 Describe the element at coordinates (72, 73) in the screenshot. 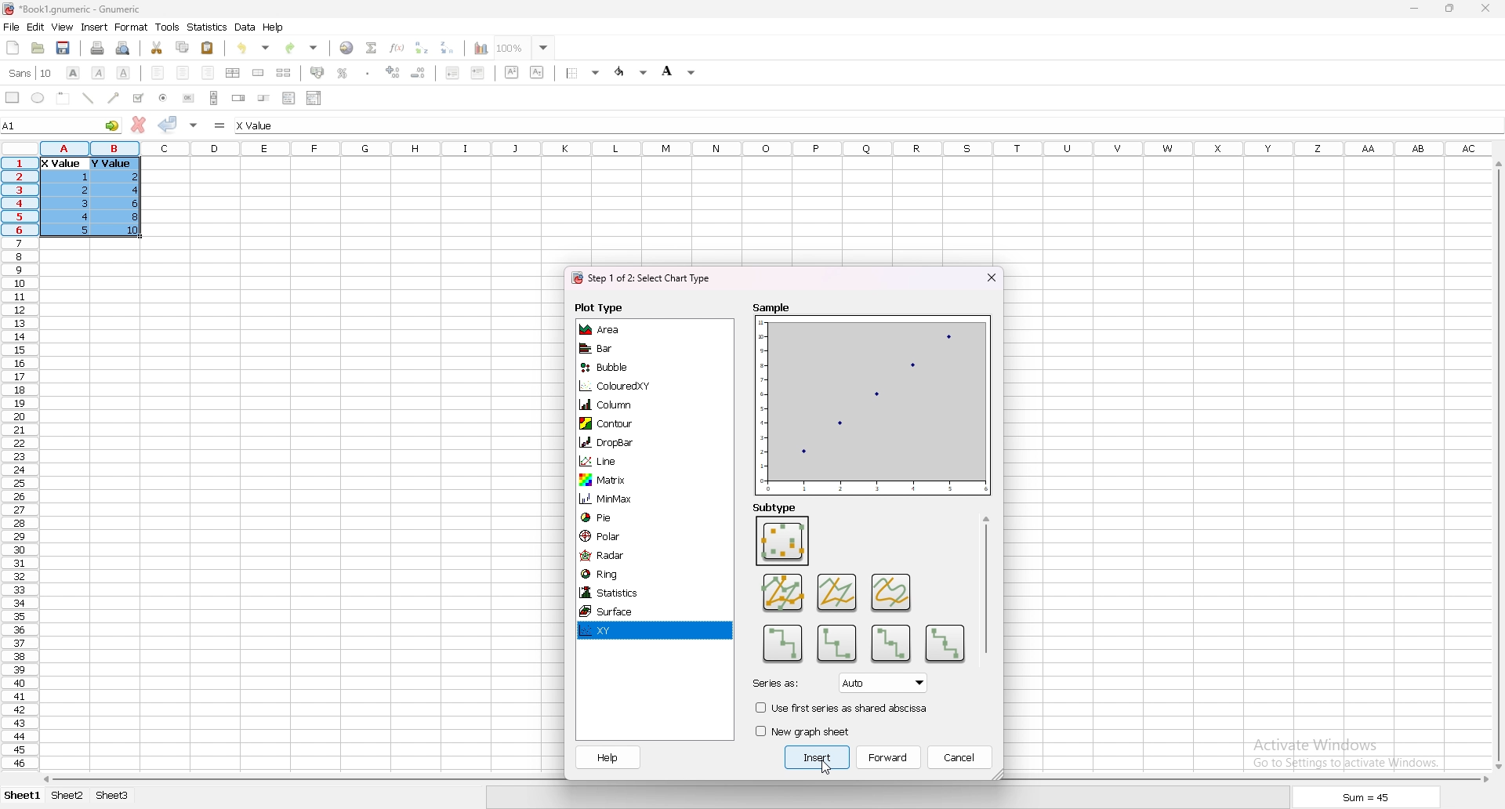

I see `bold` at that location.